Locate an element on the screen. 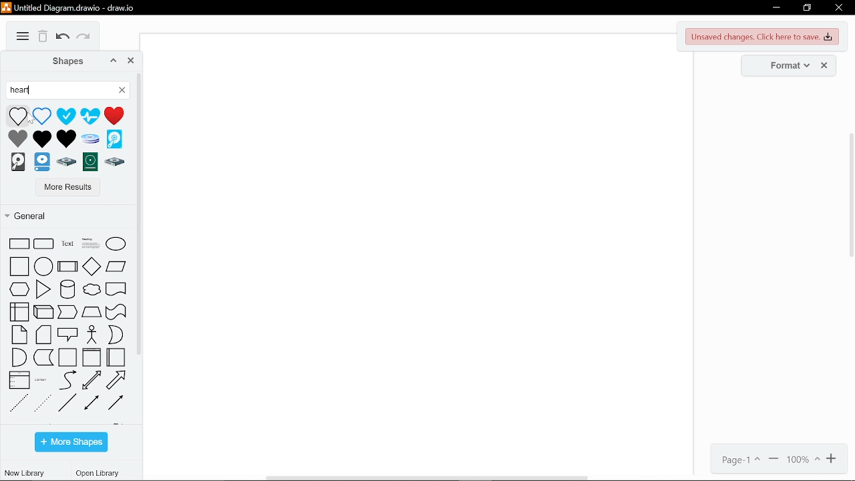 This screenshot has width=855, height=481. dotted line is located at coordinates (43, 404).